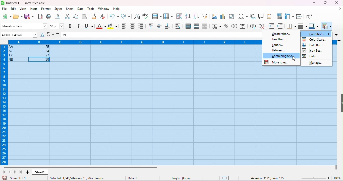  What do you see at coordinates (102, 16) in the screenshot?
I see `clear direct formatting` at bounding box center [102, 16].